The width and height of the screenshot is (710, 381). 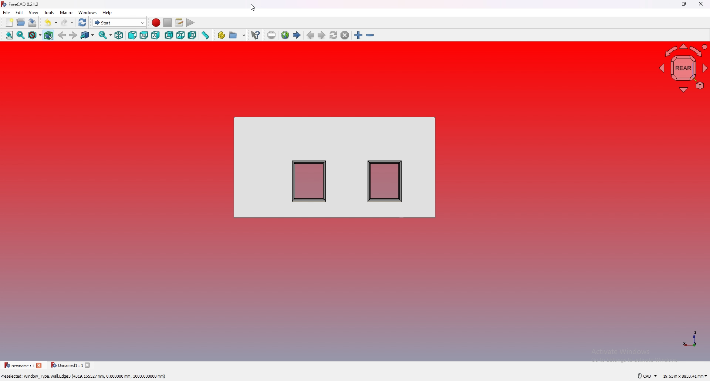 I want to click on previous page, so click(x=311, y=35).